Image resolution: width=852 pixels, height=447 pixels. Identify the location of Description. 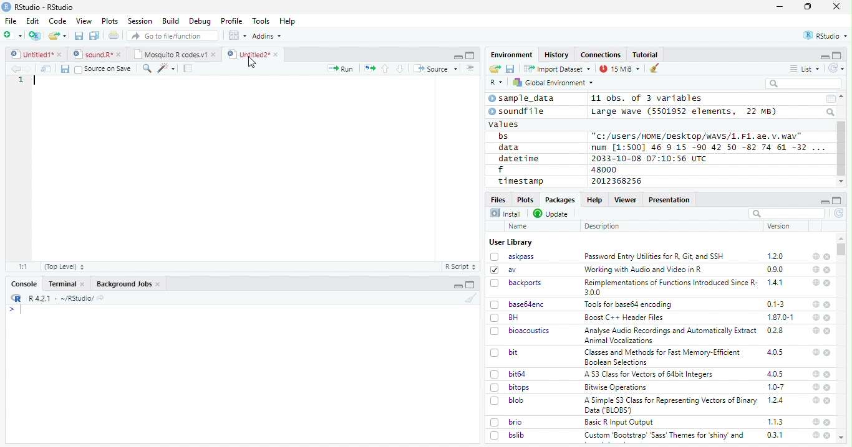
(603, 226).